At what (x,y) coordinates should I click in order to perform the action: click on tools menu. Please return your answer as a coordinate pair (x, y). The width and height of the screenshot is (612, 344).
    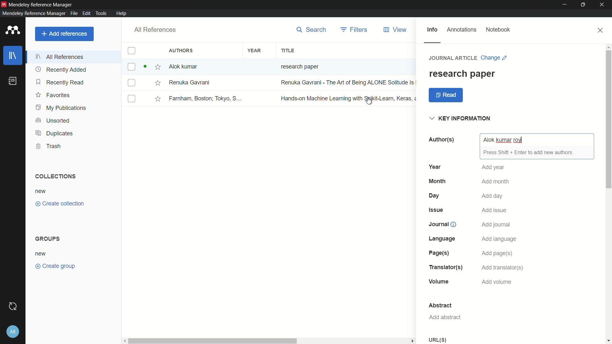
    Looking at the image, I should click on (100, 13).